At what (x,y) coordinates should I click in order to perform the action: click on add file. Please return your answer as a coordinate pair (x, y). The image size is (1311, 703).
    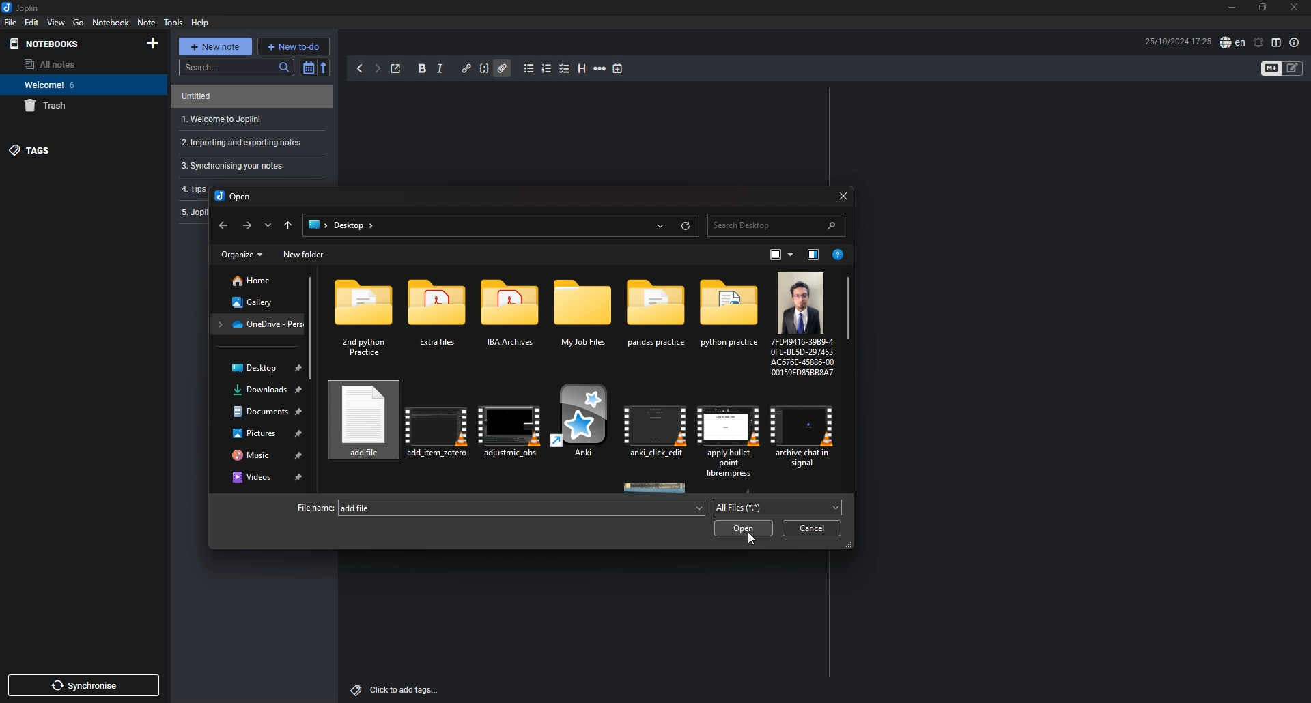
    Looking at the image, I should click on (522, 508).